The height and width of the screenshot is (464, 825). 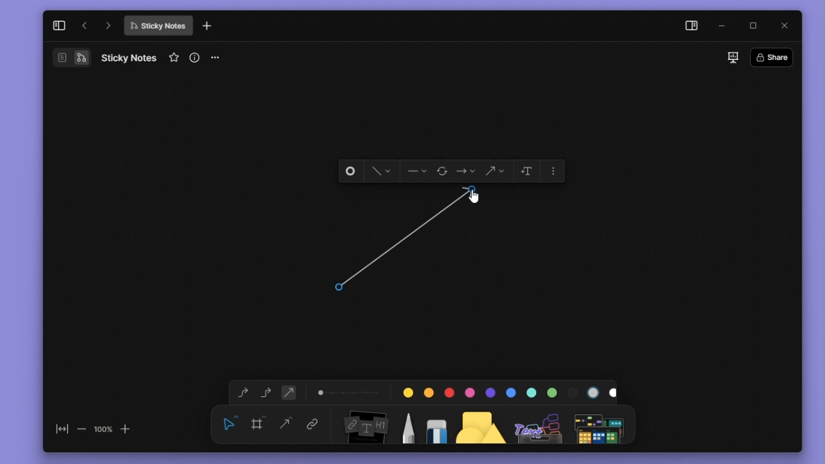 I want to click on zoom in, so click(x=126, y=428).